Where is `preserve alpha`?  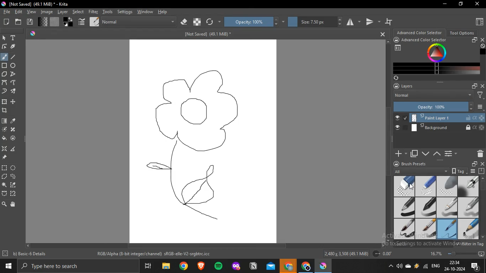 preserve alpha is located at coordinates (197, 22).